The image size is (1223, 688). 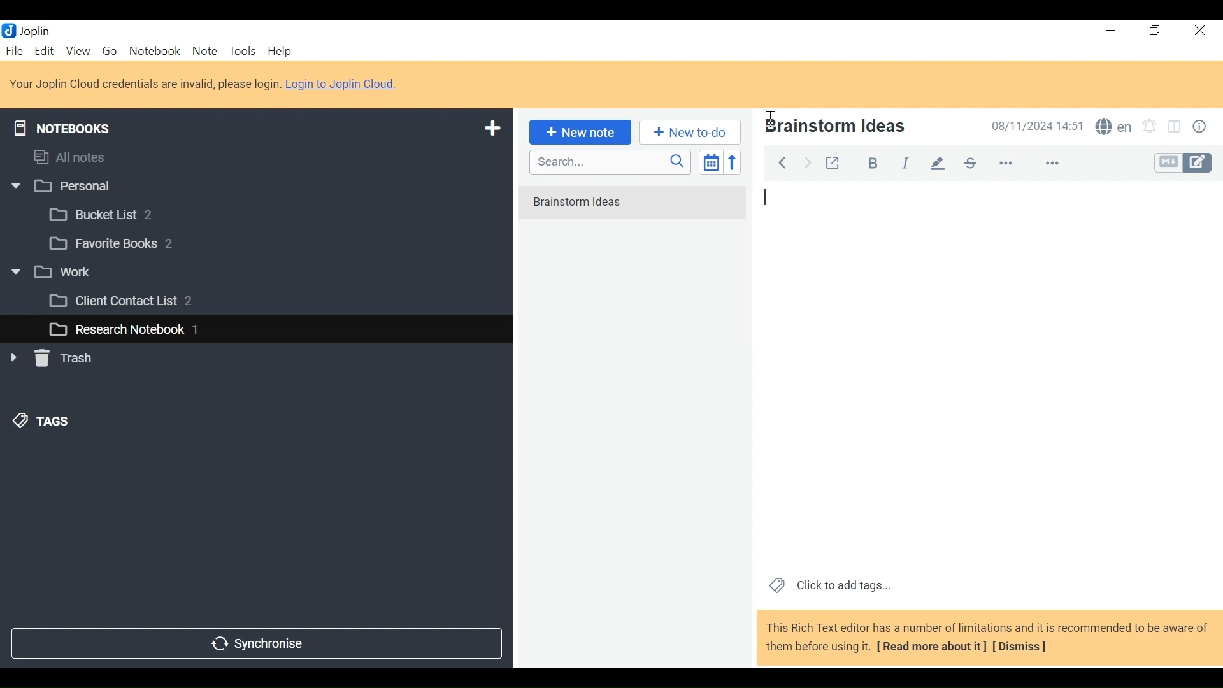 I want to click on All notes, so click(x=82, y=155).